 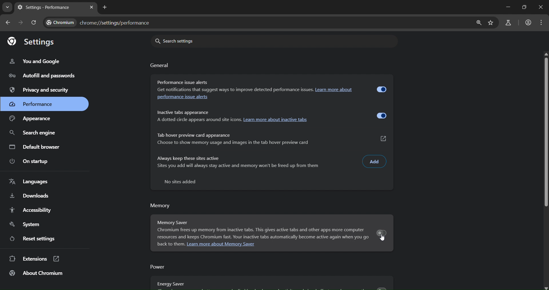 I want to click on toggle button, so click(x=382, y=233).